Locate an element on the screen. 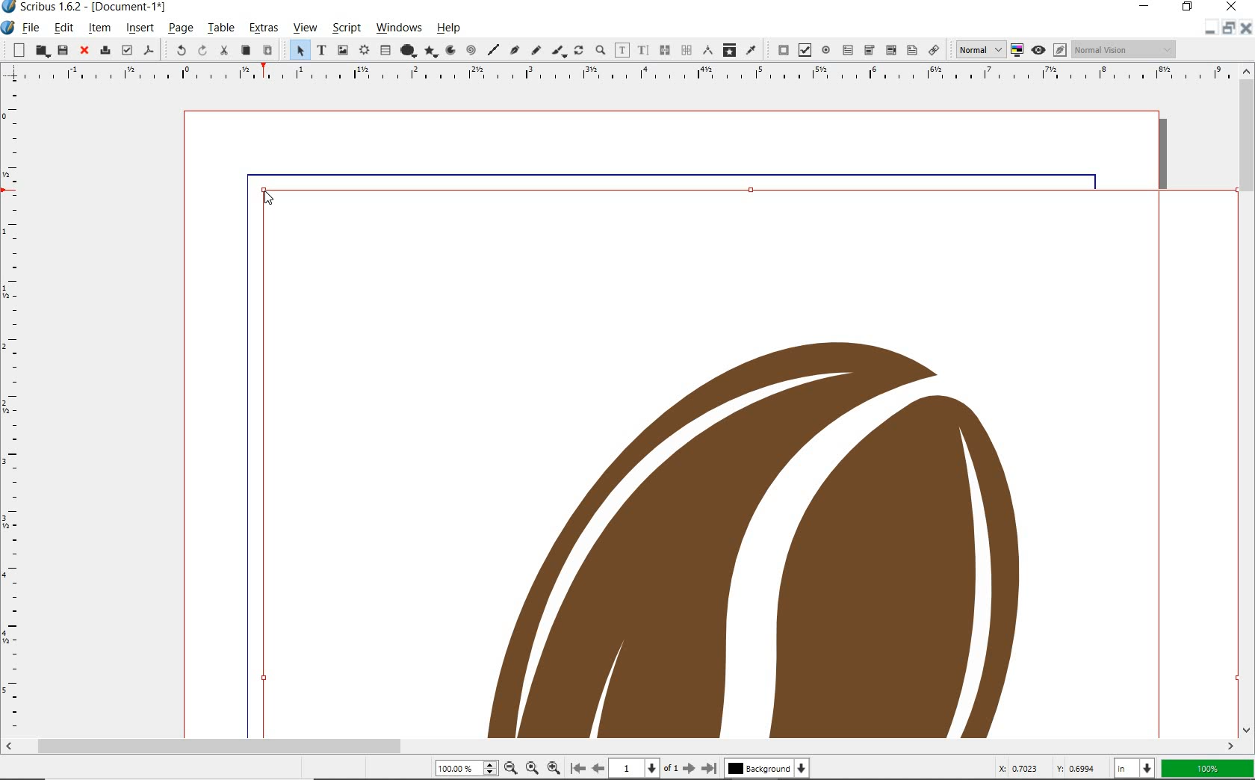 The height and width of the screenshot is (780, 1255). Minimize is located at coordinates (1228, 28).